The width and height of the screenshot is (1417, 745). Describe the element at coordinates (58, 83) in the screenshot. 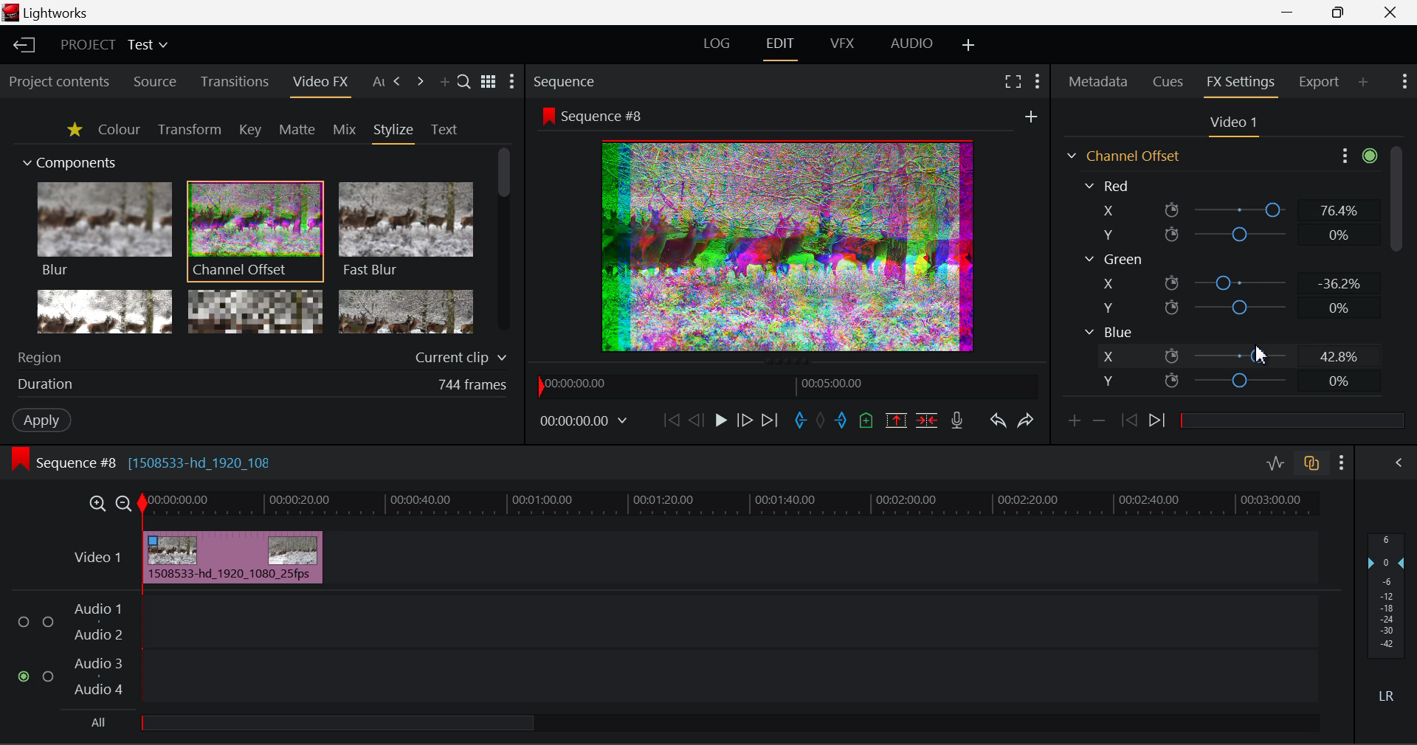

I see `Project contents` at that location.